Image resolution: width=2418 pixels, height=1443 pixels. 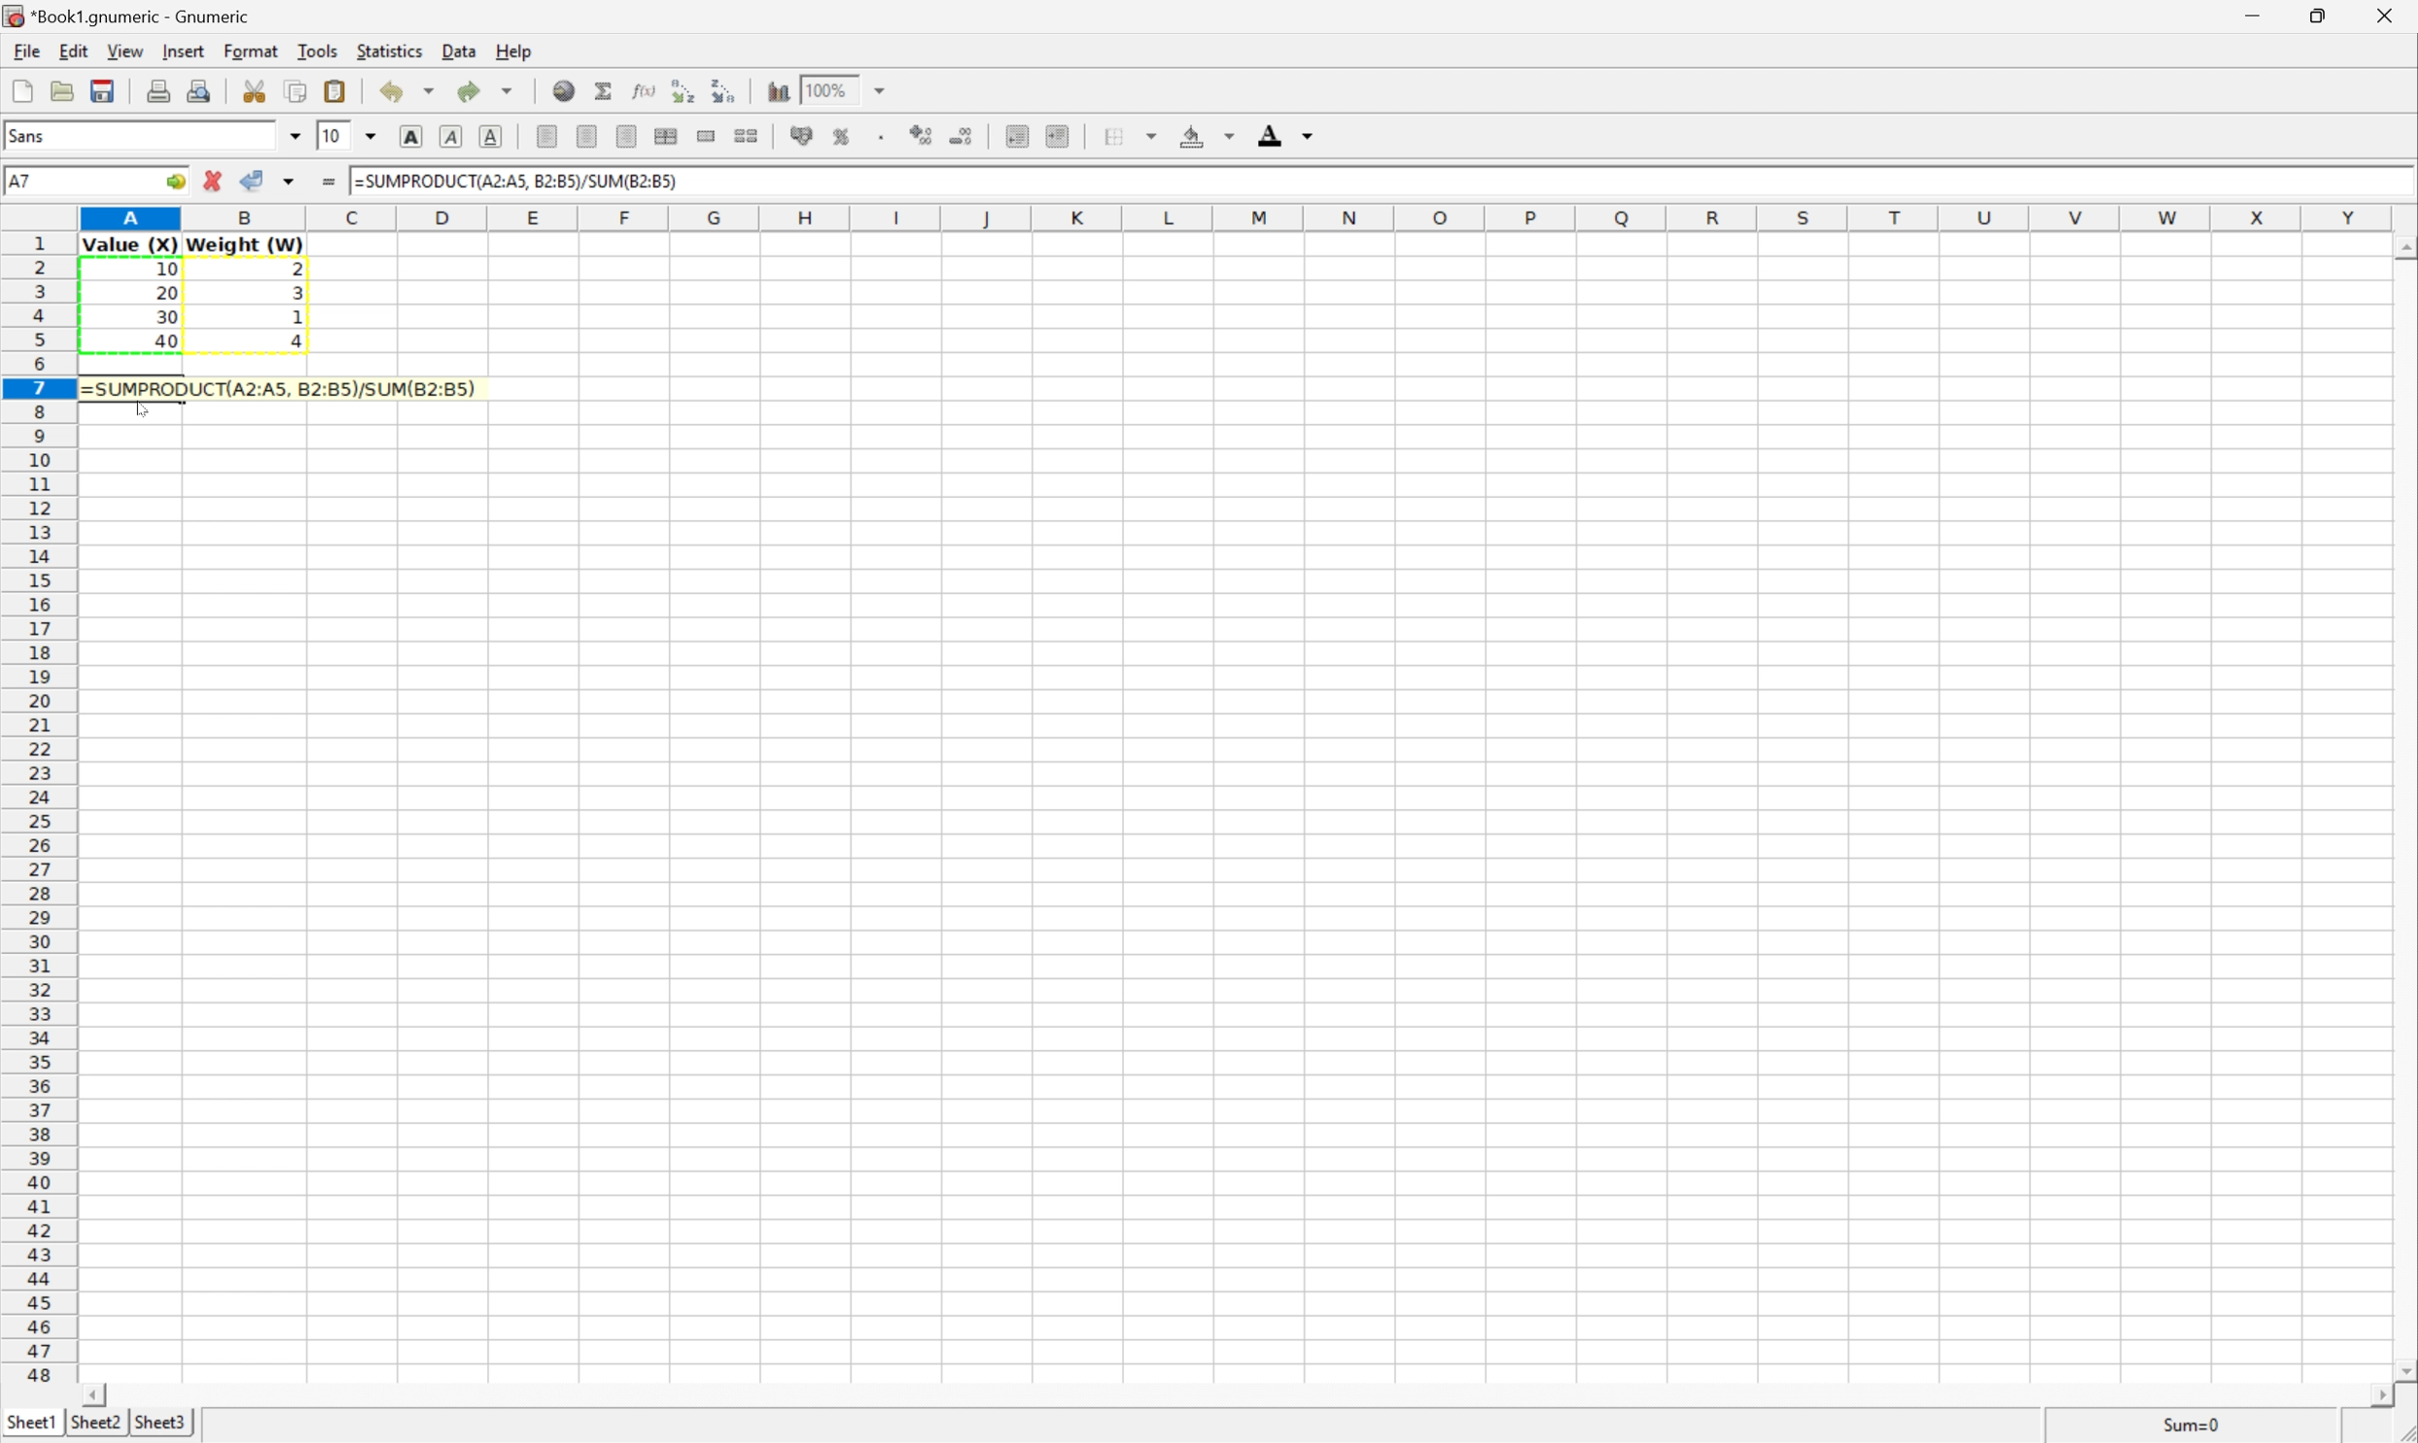 What do you see at coordinates (965, 135) in the screenshot?
I see `Decrease the number of decimals displayed` at bounding box center [965, 135].